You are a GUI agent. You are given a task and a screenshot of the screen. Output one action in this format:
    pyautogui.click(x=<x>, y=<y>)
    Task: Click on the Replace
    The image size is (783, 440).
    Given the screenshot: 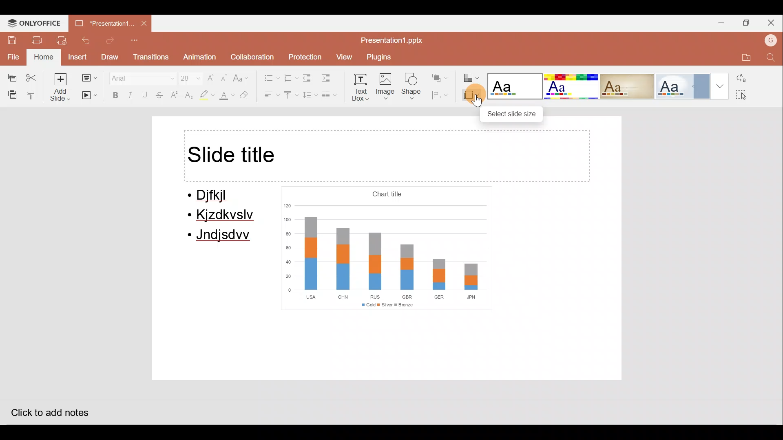 What is the action you would take?
    pyautogui.click(x=746, y=77)
    